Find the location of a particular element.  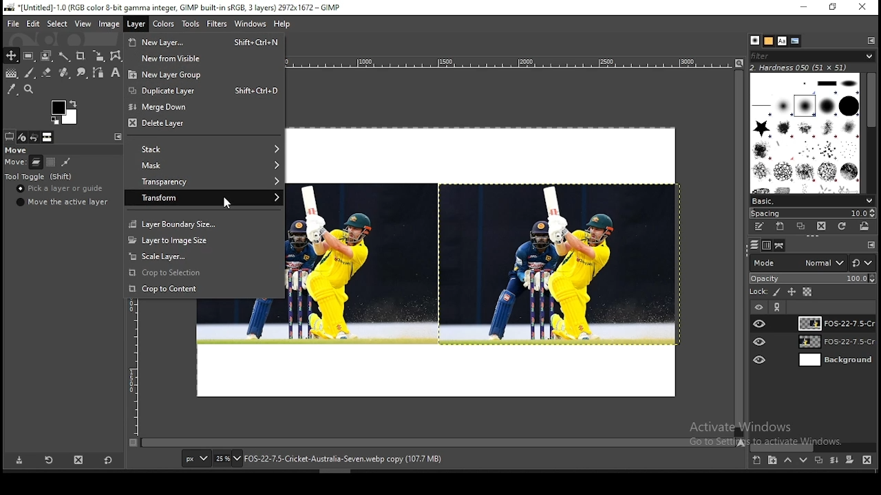

layers is located at coordinates (753, 245).